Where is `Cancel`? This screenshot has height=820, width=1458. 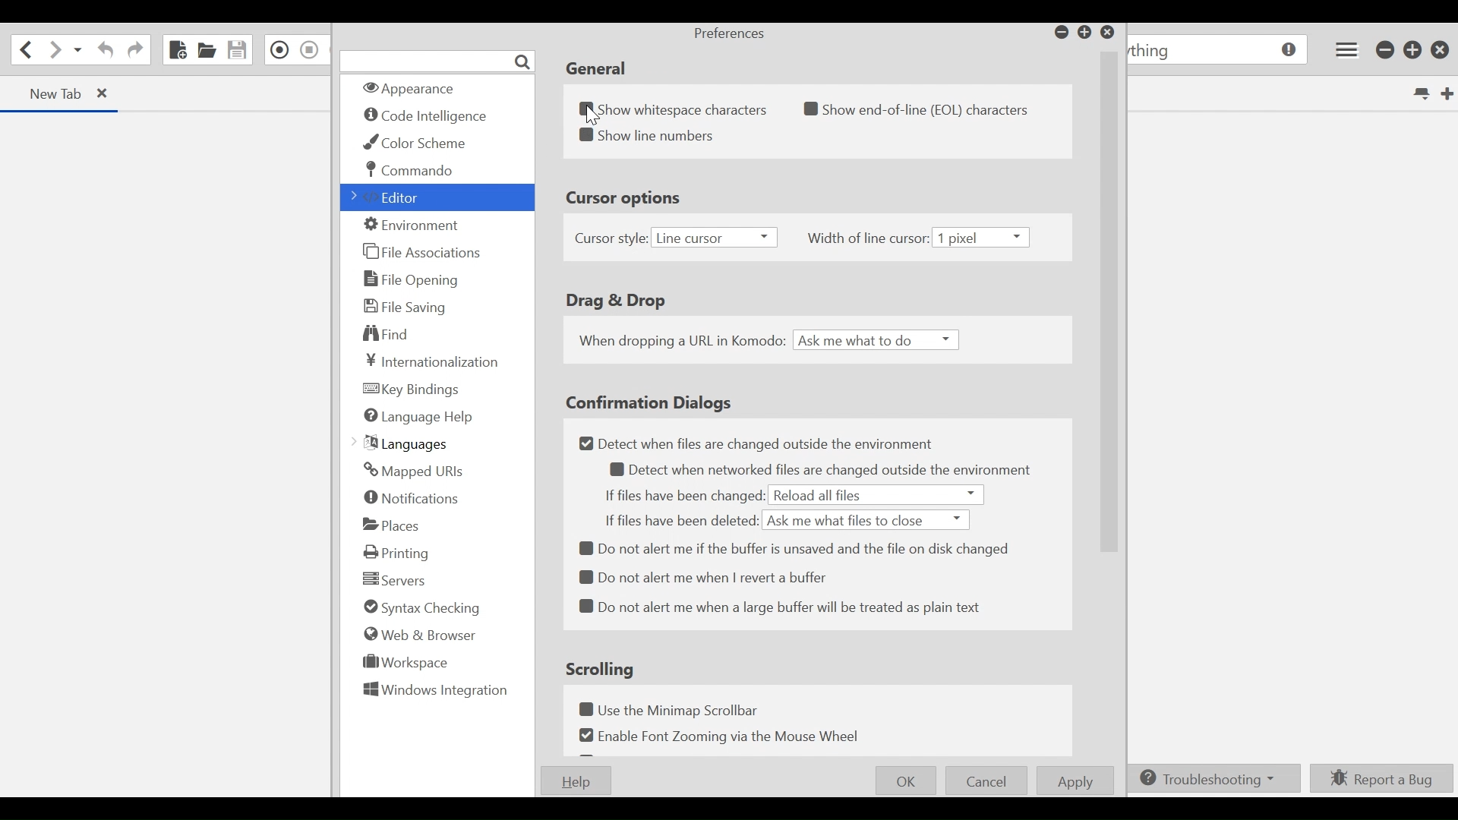 Cancel is located at coordinates (983, 780).